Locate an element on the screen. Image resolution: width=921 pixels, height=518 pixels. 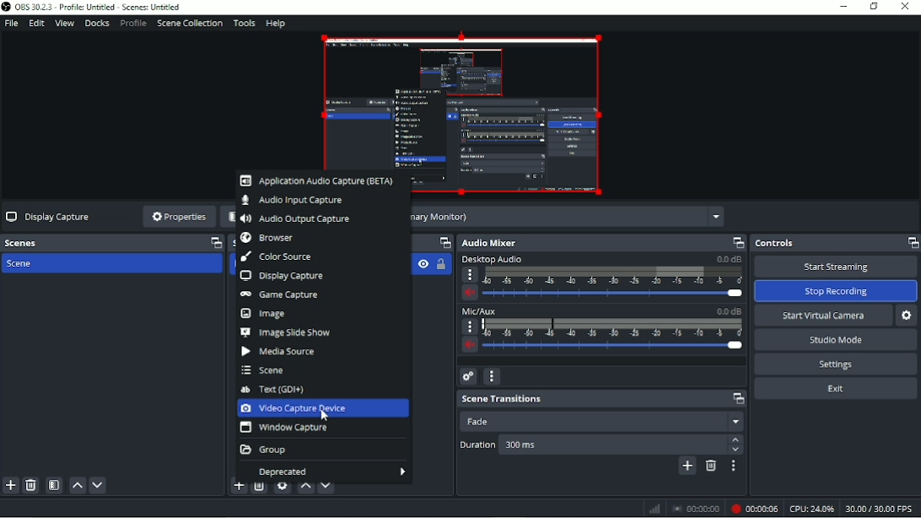
Profile is located at coordinates (133, 24).